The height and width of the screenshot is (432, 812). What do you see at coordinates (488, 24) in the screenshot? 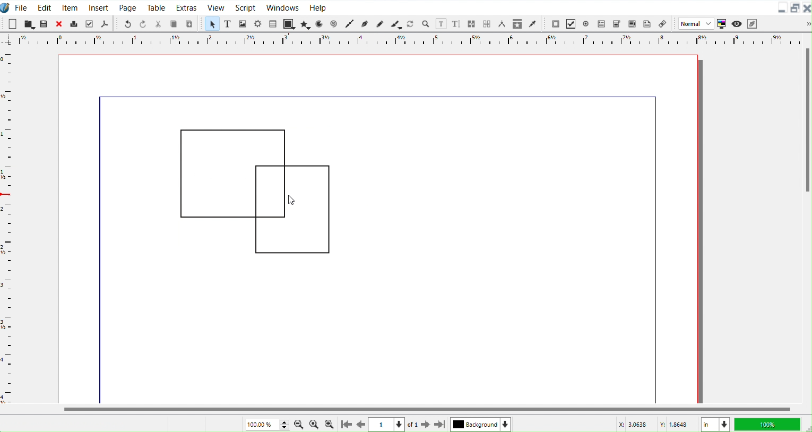
I see `Unlink frame work` at bounding box center [488, 24].